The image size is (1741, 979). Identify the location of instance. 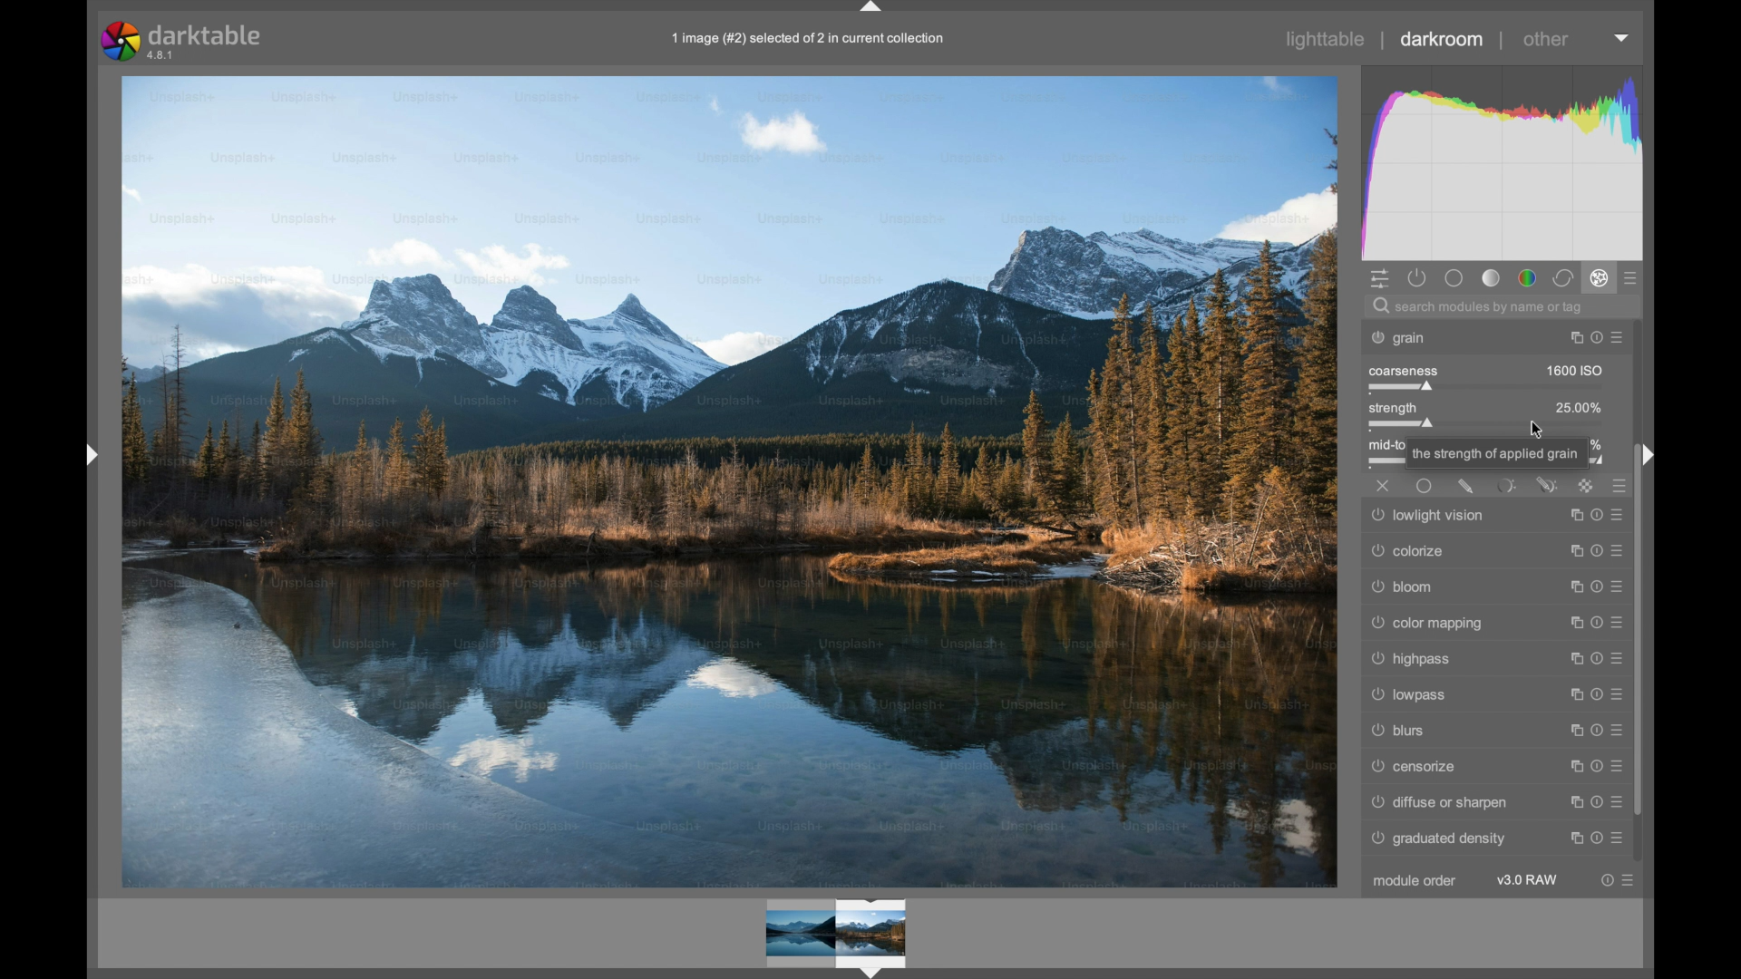
(1570, 622).